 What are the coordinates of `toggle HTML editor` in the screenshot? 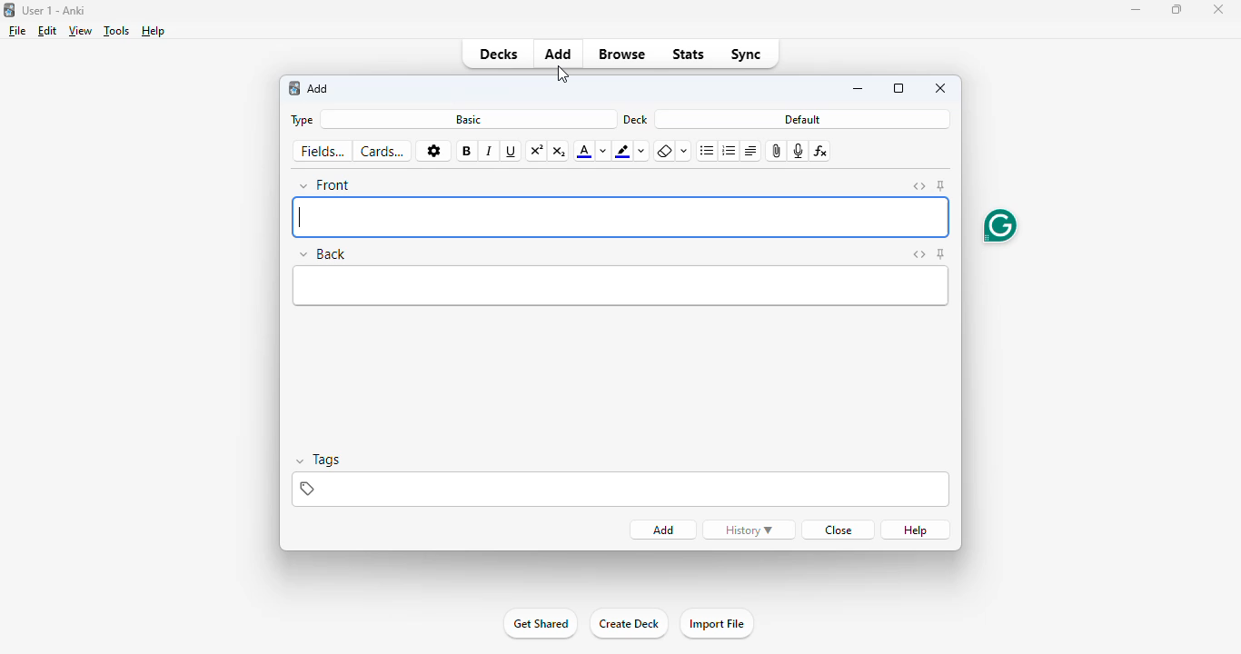 It's located at (918, 254).